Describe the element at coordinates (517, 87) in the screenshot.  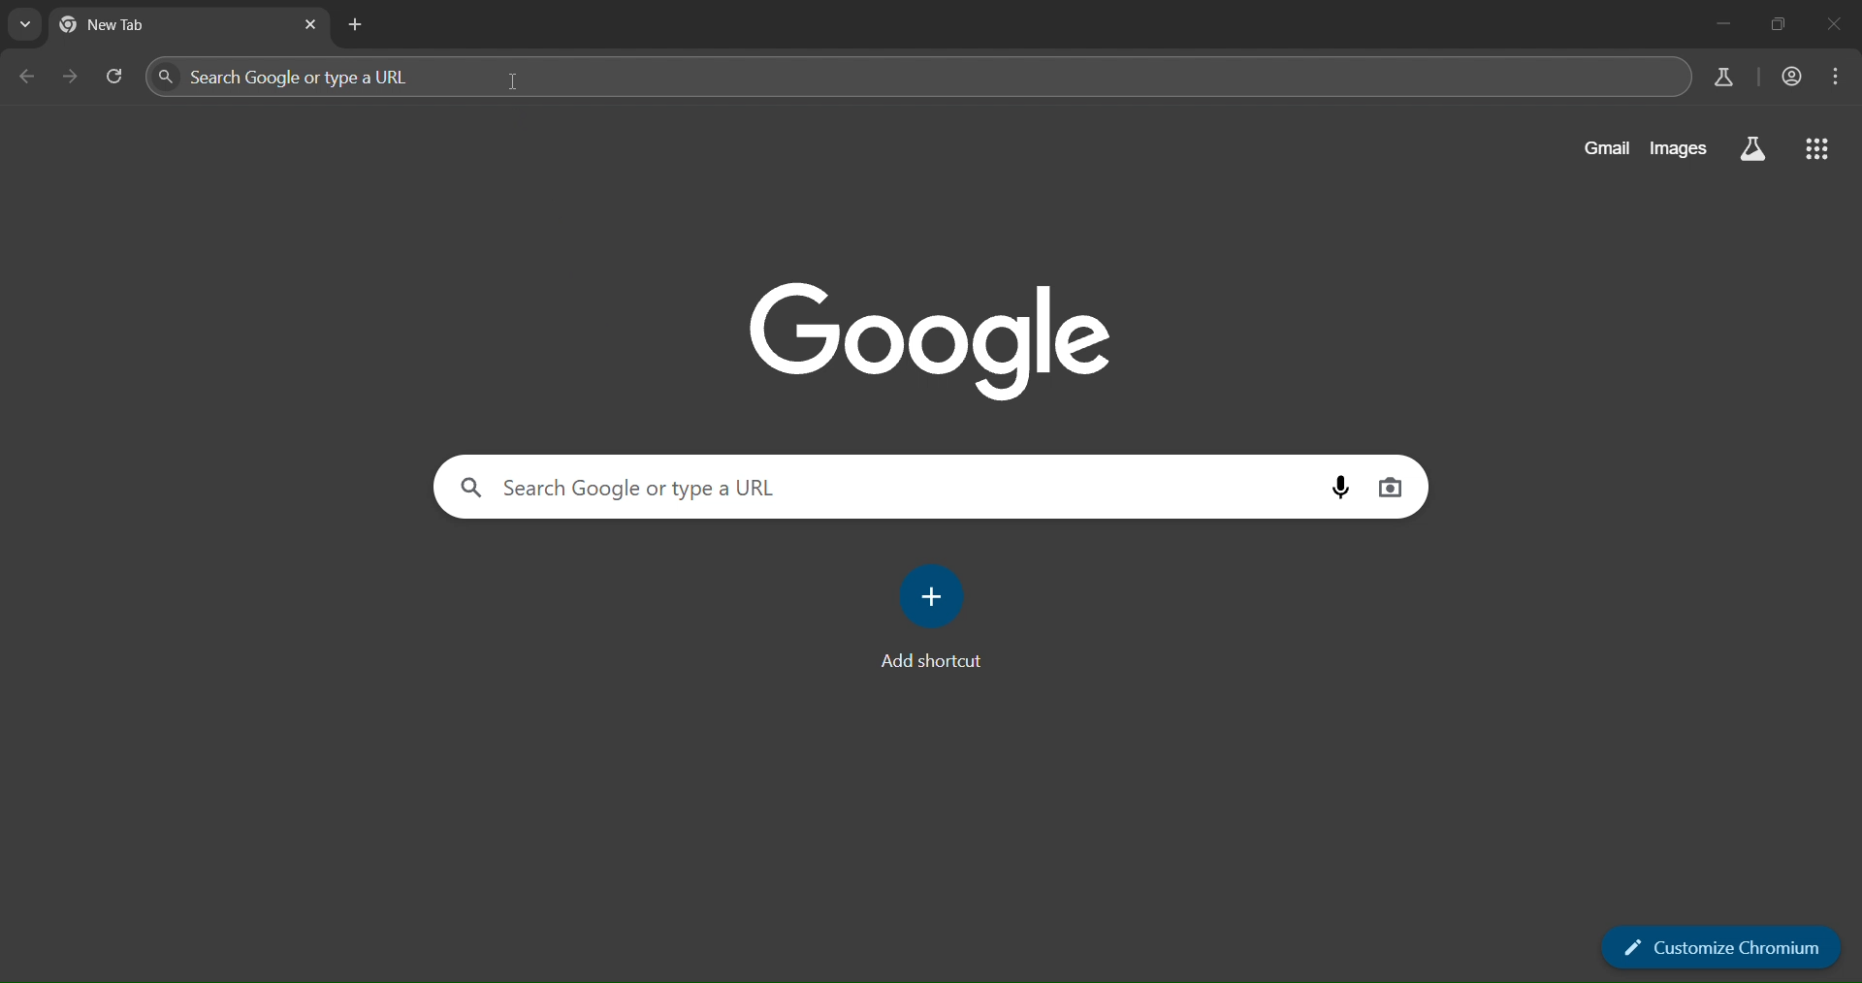
I see `cursor` at that location.